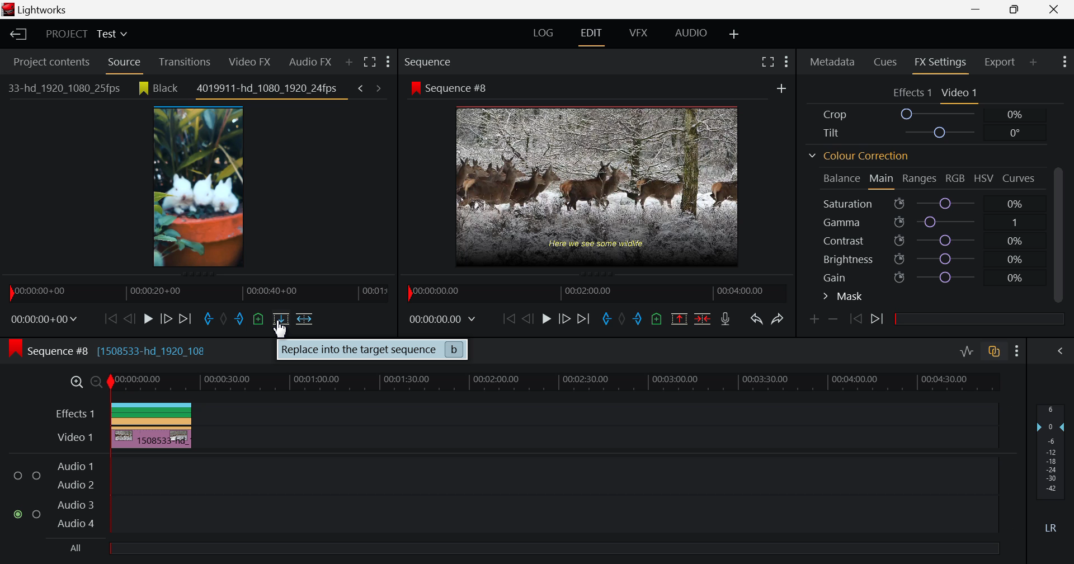 The height and width of the screenshot is (564, 1074). Describe the element at coordinates (1053, 10) in the screenshot. I see `Close` at that location.